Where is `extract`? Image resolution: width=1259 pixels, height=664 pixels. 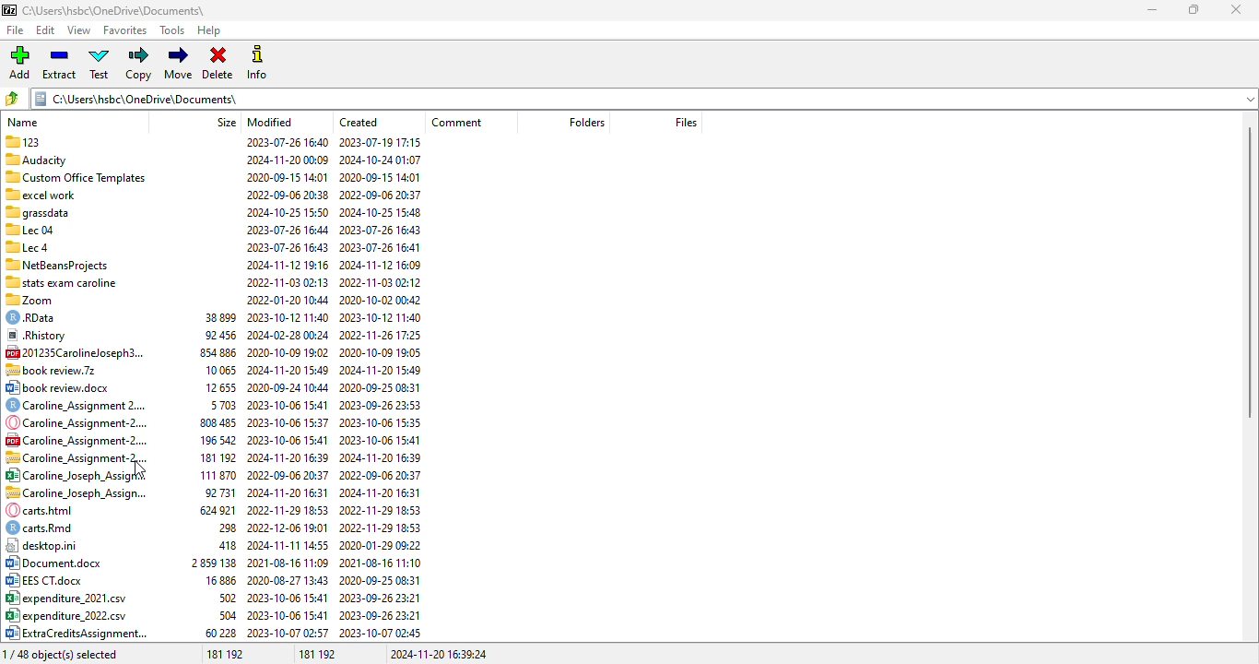 extract is located at coordinates (60, 63).